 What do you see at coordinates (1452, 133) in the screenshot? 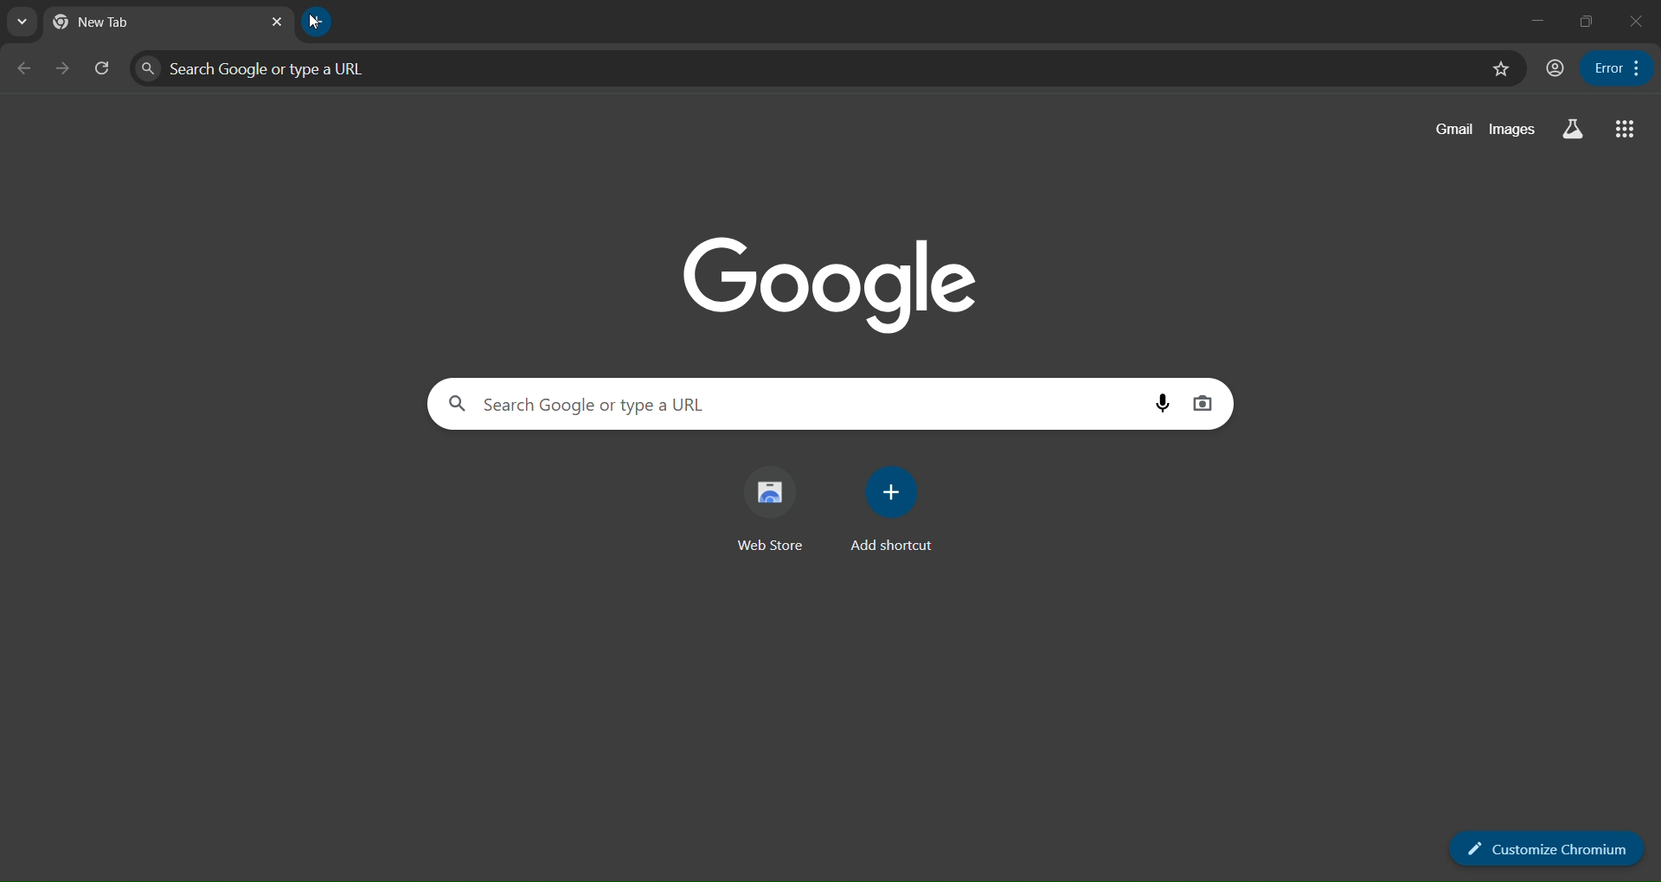
I see `gmail` at bounding box center [1452, 133].